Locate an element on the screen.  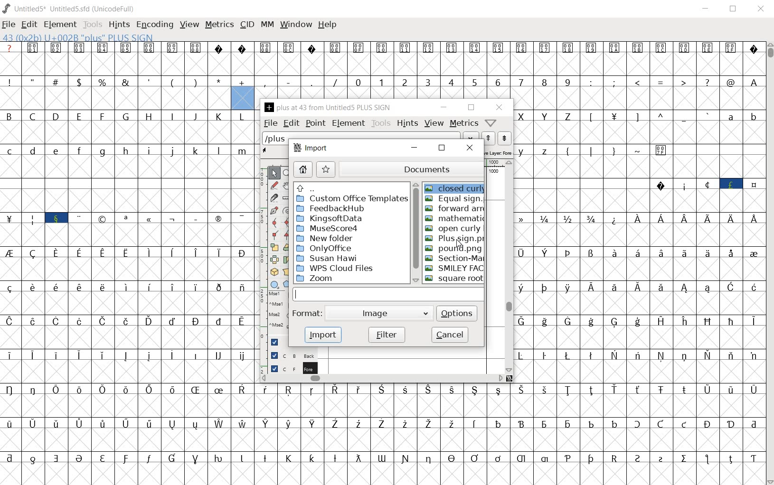
special characters is located at coordinates (302, 89).